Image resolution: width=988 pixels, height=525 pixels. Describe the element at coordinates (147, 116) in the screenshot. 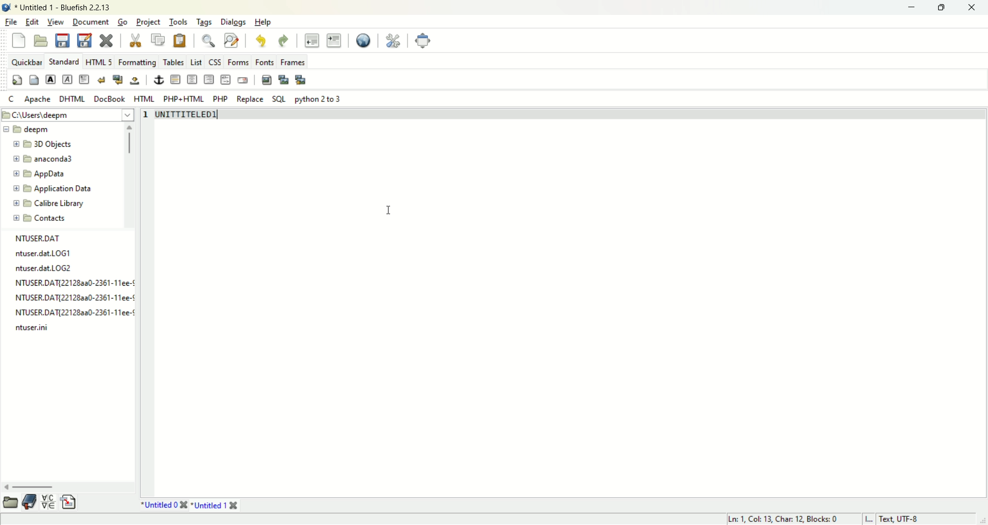

I see `line number` at that location.